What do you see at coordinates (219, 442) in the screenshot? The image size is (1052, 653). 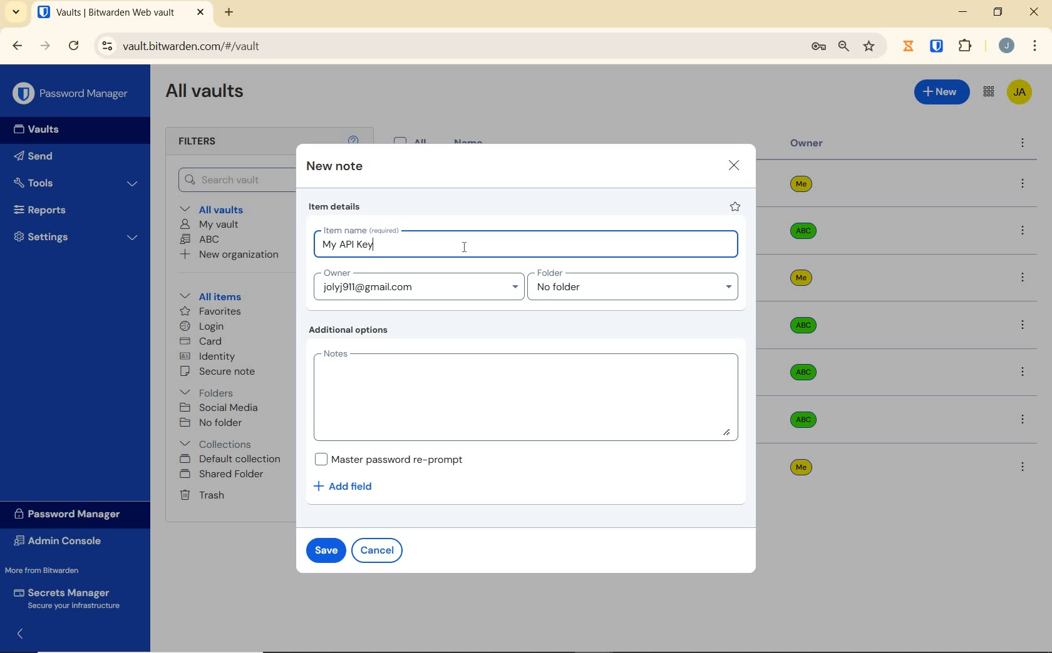 I see `Collections` at bounding box center [219, 442].